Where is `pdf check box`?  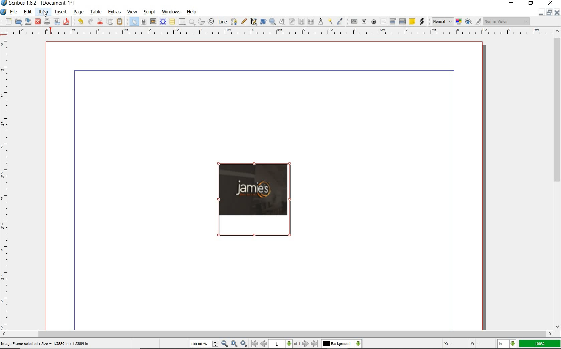
pdf check box is located at coordinates (364, 22).